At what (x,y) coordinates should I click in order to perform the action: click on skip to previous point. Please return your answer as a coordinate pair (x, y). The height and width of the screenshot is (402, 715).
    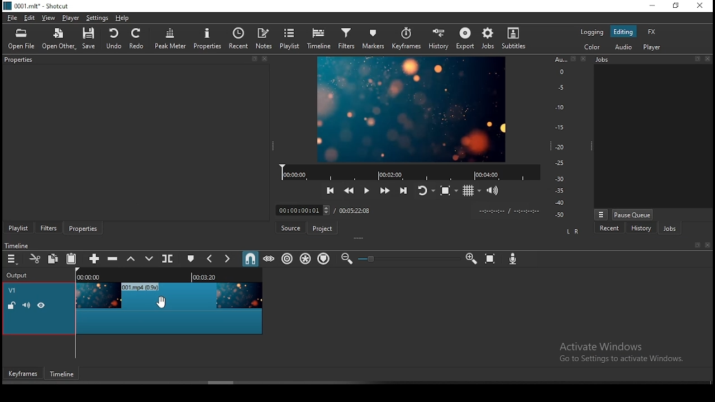
    Looking at the image, I should click on (331, 190).